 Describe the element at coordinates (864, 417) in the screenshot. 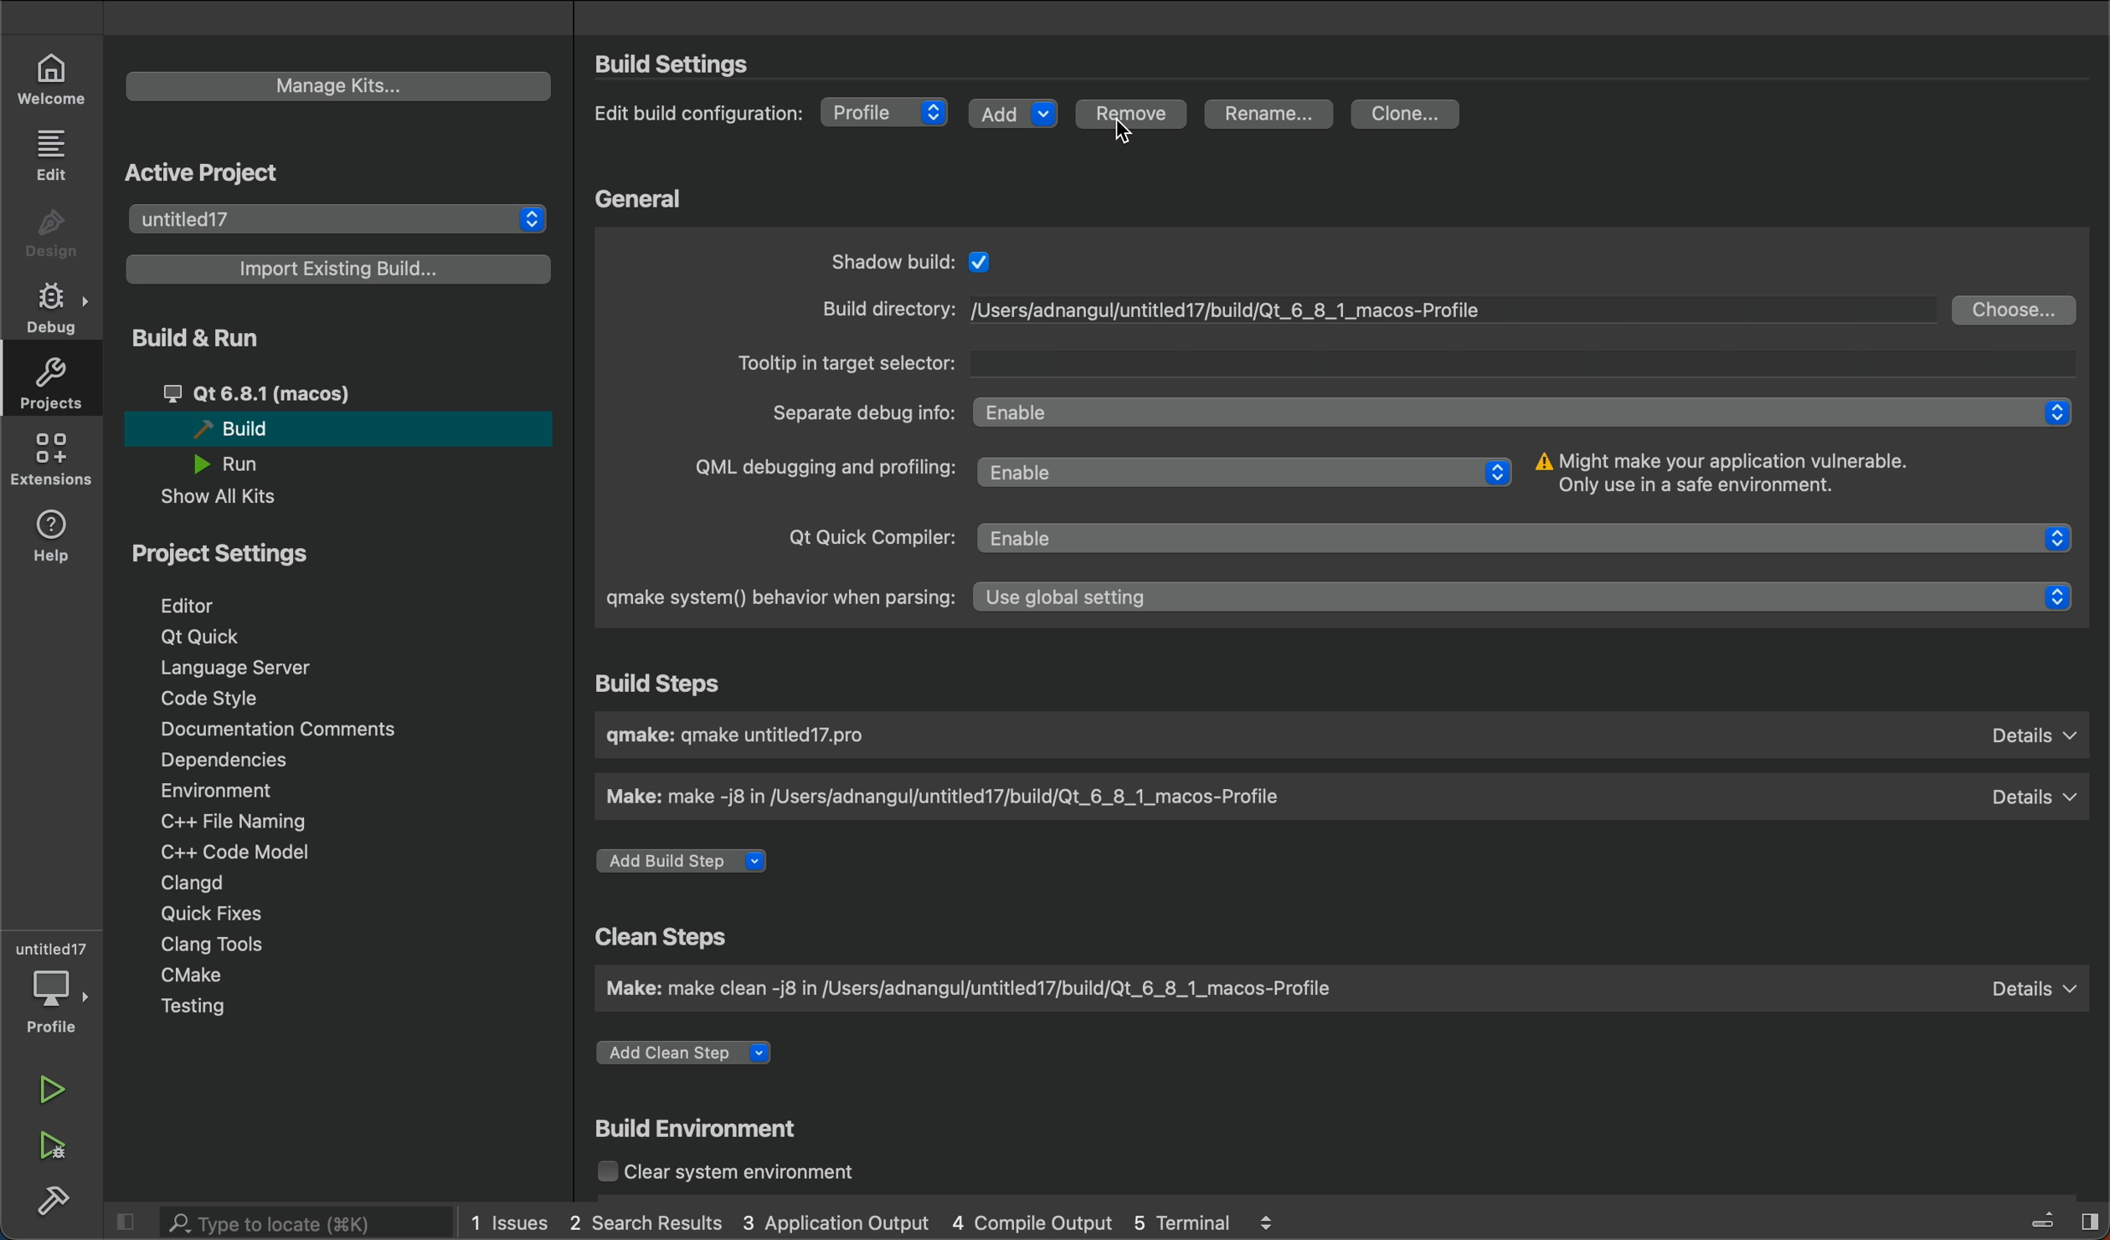

I see `sepertae debug` at that location.